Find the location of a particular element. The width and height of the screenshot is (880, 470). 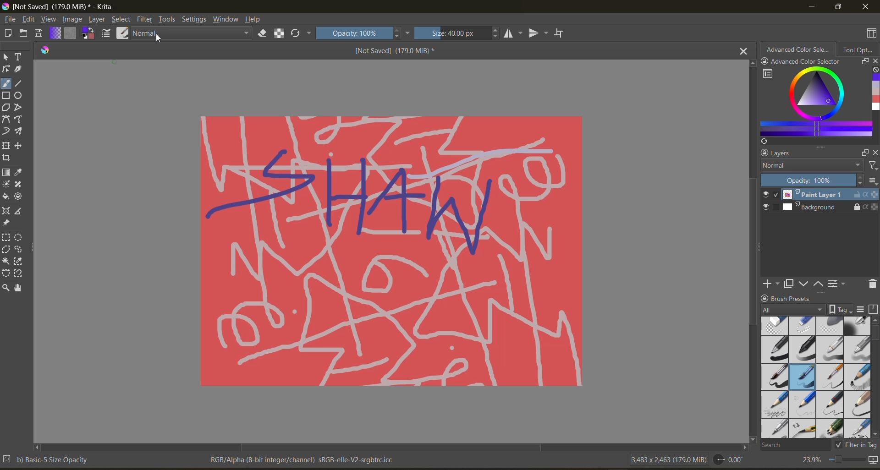

add is located at coordinates (770, 284).